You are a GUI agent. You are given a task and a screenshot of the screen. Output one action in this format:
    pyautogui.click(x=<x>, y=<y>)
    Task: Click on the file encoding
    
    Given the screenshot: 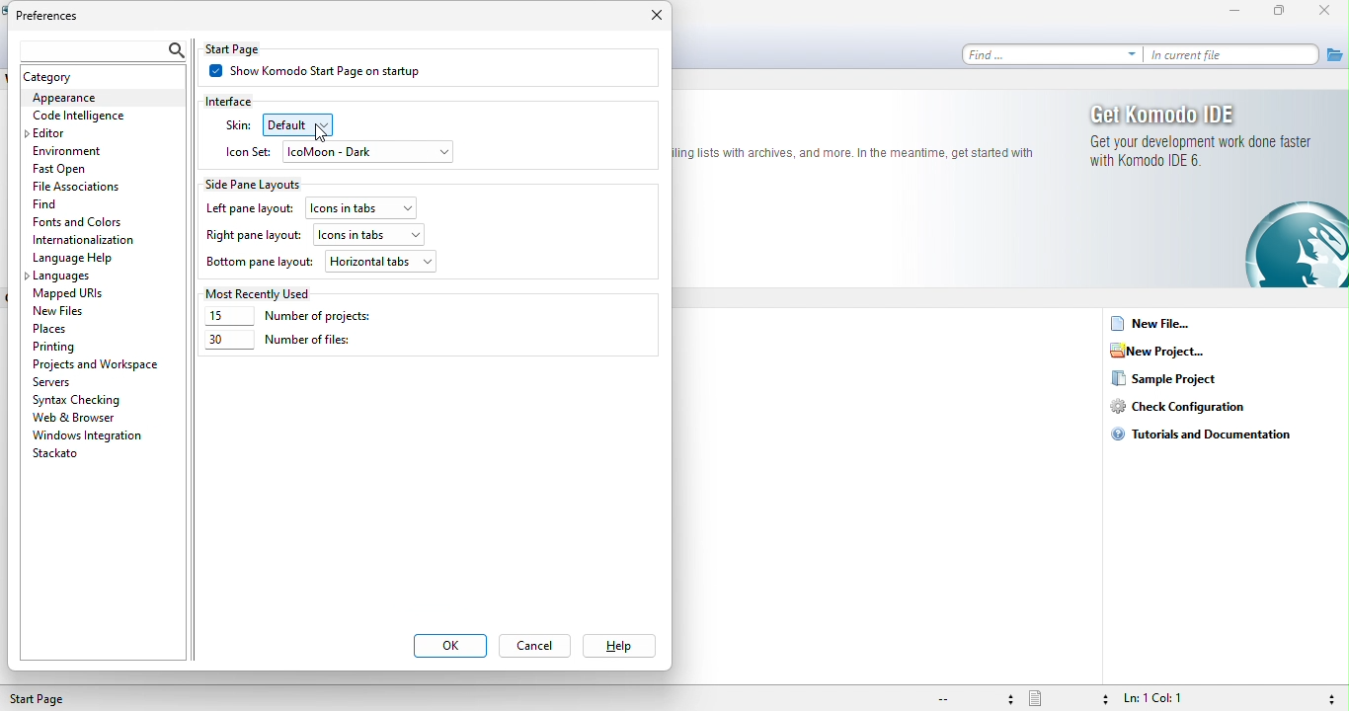 What is the action you would take?
    pyautogui.click(x=973, y=699)
    